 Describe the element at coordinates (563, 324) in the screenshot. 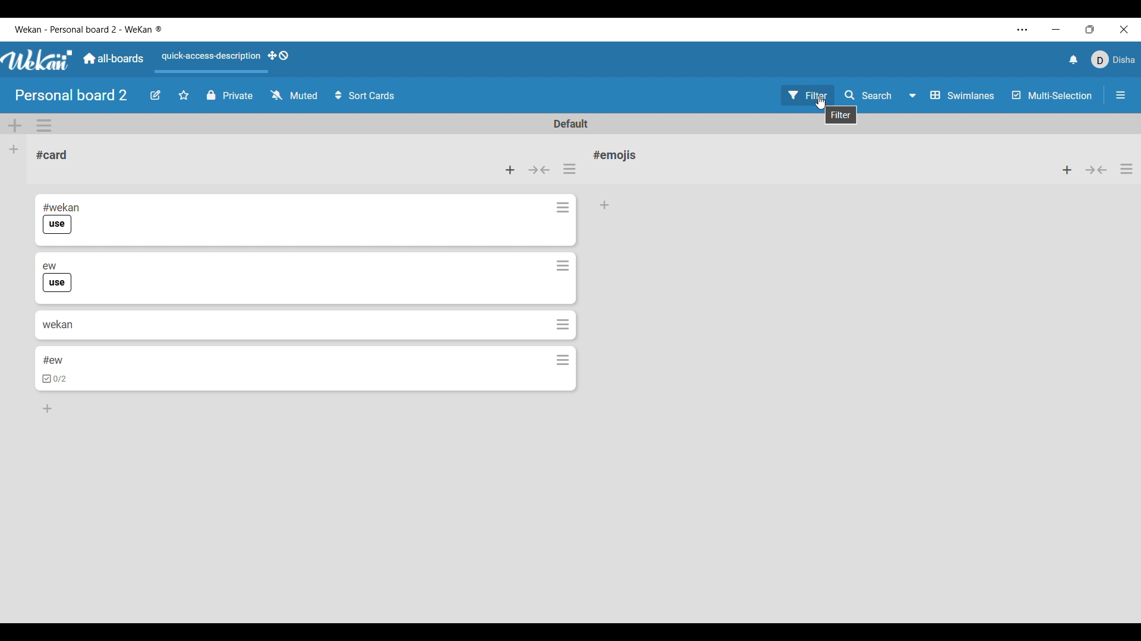

I see `Card actions for respective card` at that location.